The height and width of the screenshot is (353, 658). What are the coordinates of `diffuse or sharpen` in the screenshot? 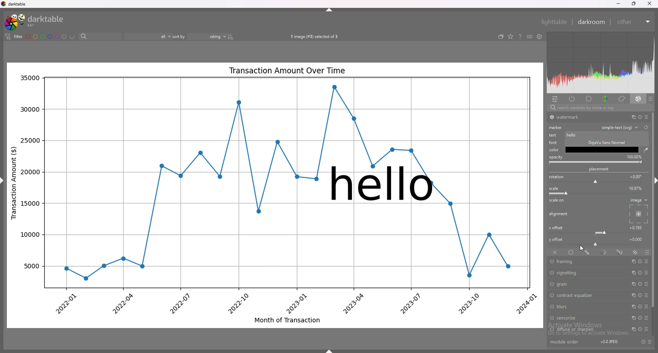 It's located at (586, 329).